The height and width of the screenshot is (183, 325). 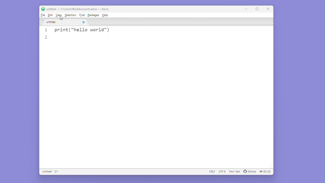 I want to click on file, so click(x=43, y=15).